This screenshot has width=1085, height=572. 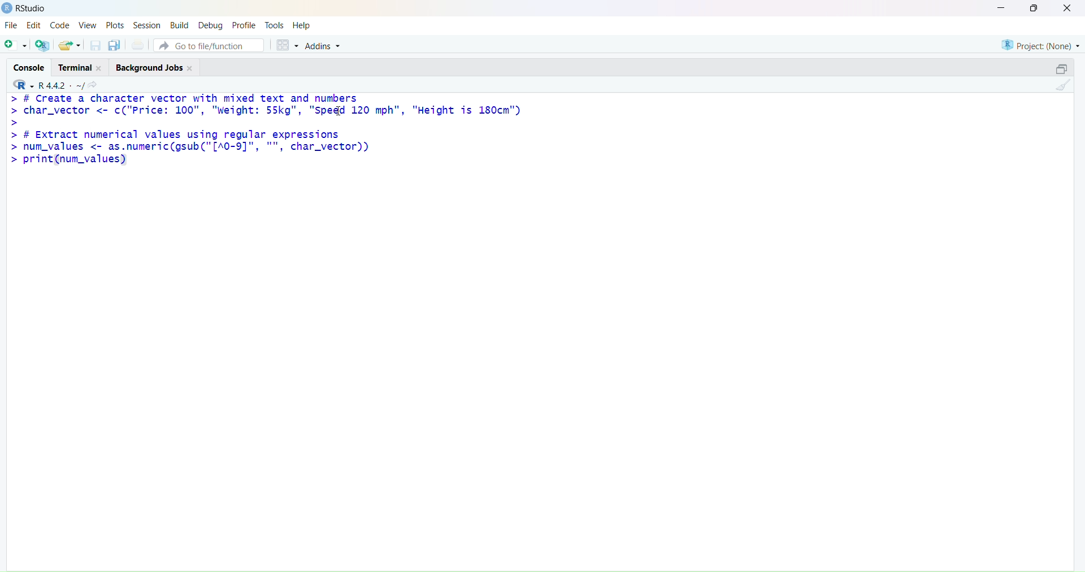 What do you see at coordinates (190, 68) in the screenshot?
I see `close` at bounding box center [190, 68].